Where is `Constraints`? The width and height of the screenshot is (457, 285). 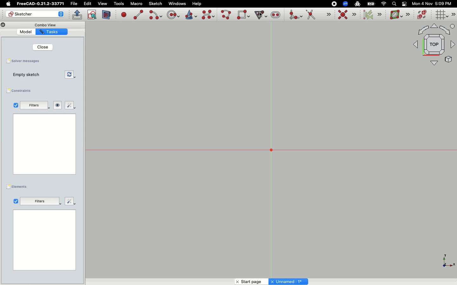
Constraints is located at coordinates (18, 91).